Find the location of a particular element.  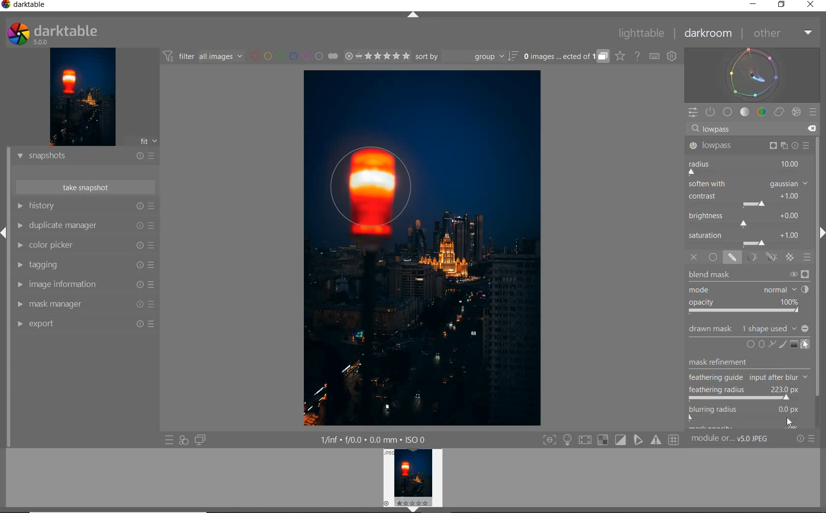

QUICK ACCESS TO PRESET is located at coordinates (169, 441).